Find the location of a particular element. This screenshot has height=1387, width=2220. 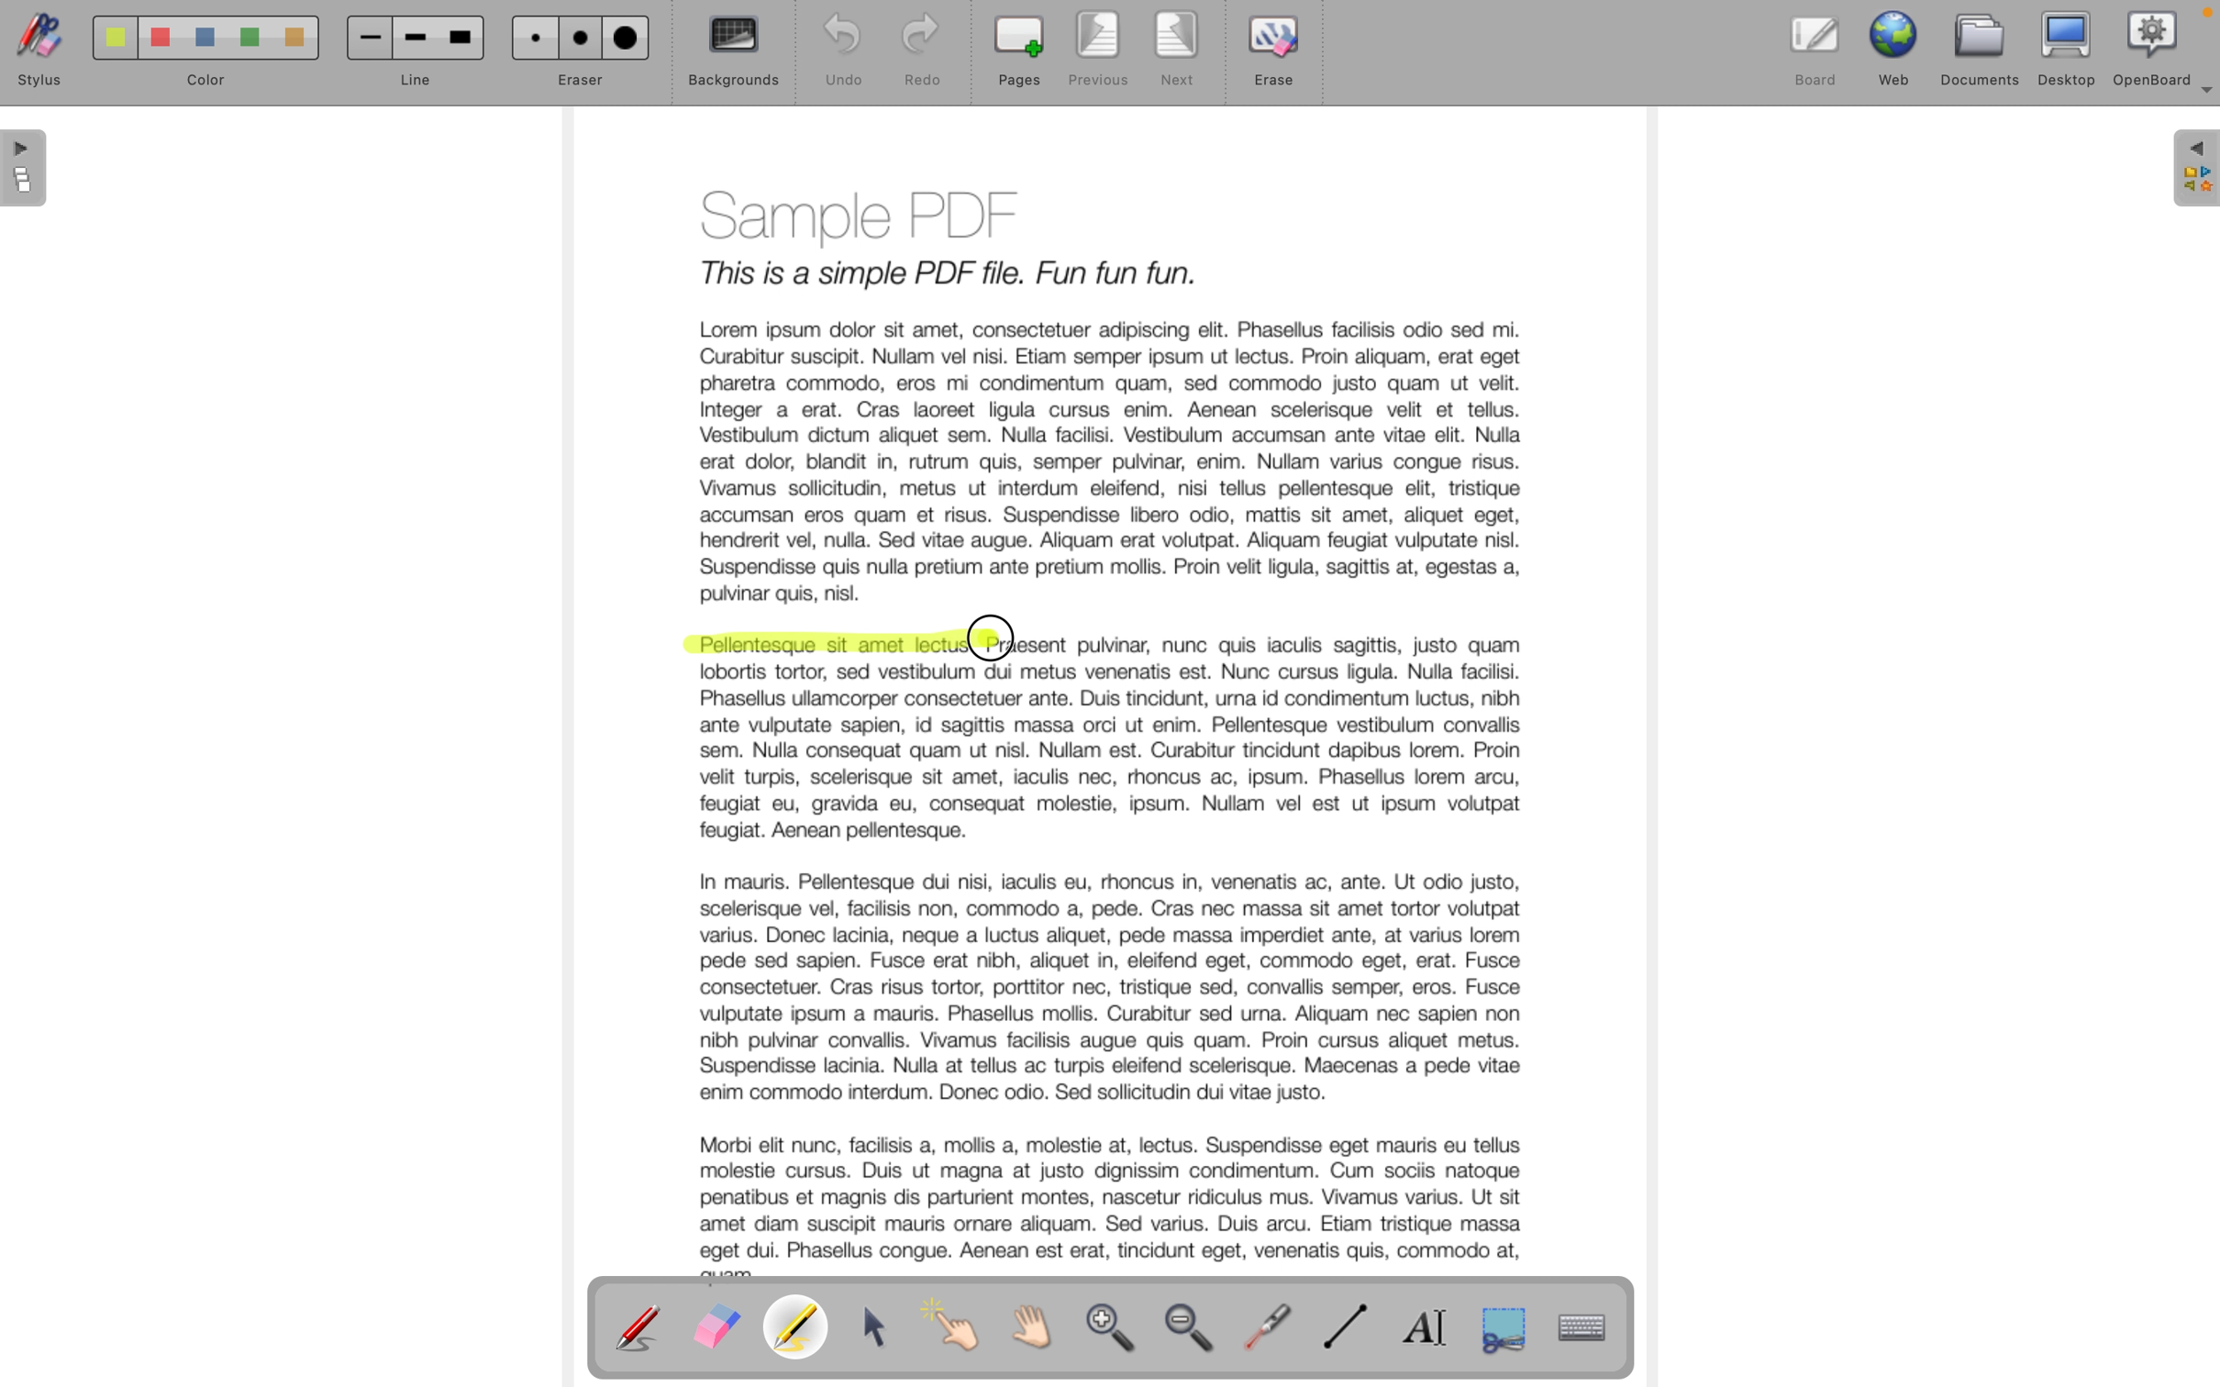

zoom out is located at coordinates (1194, 1332).